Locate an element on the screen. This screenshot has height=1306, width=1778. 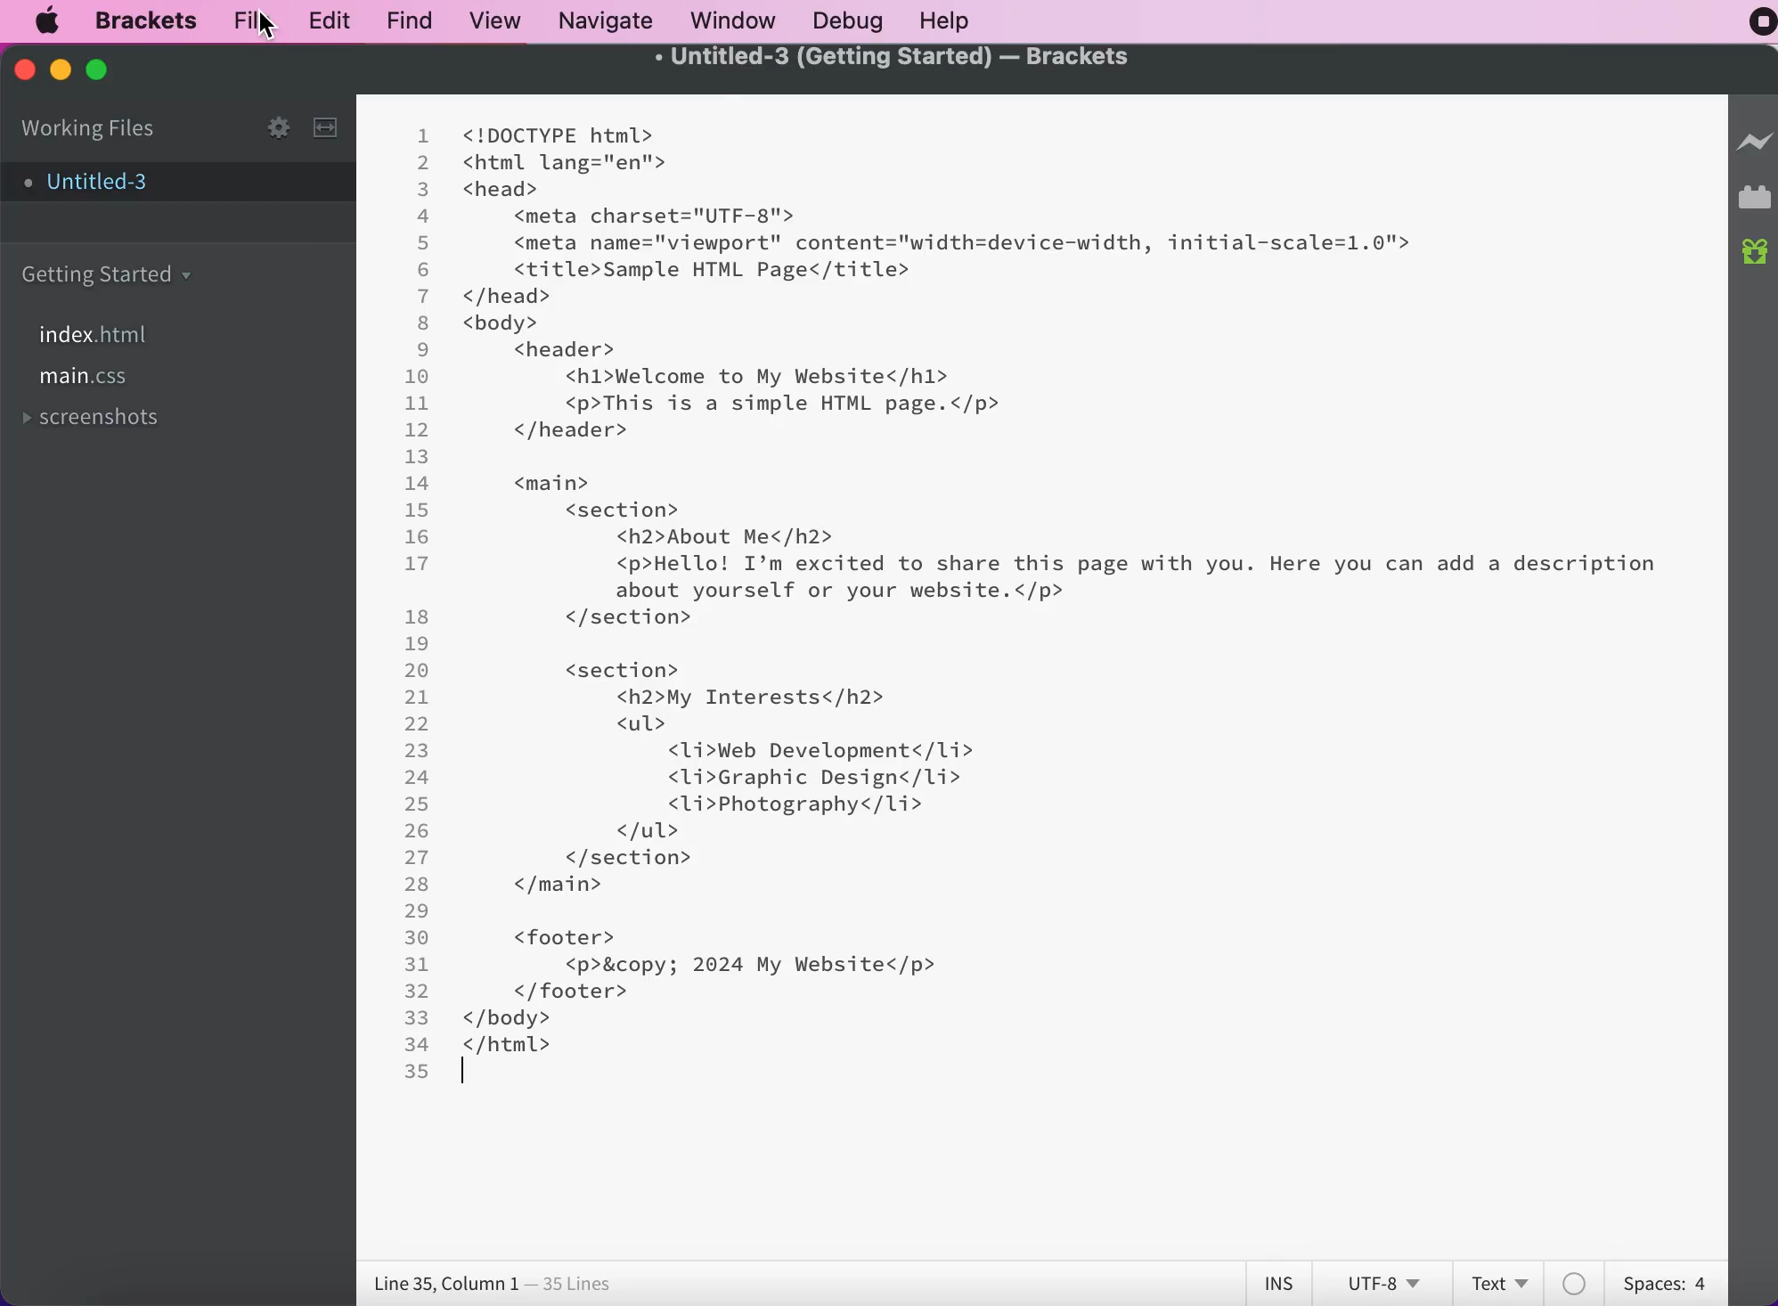
split the editor vertically or horizontally is located at coordinates (324, 127).